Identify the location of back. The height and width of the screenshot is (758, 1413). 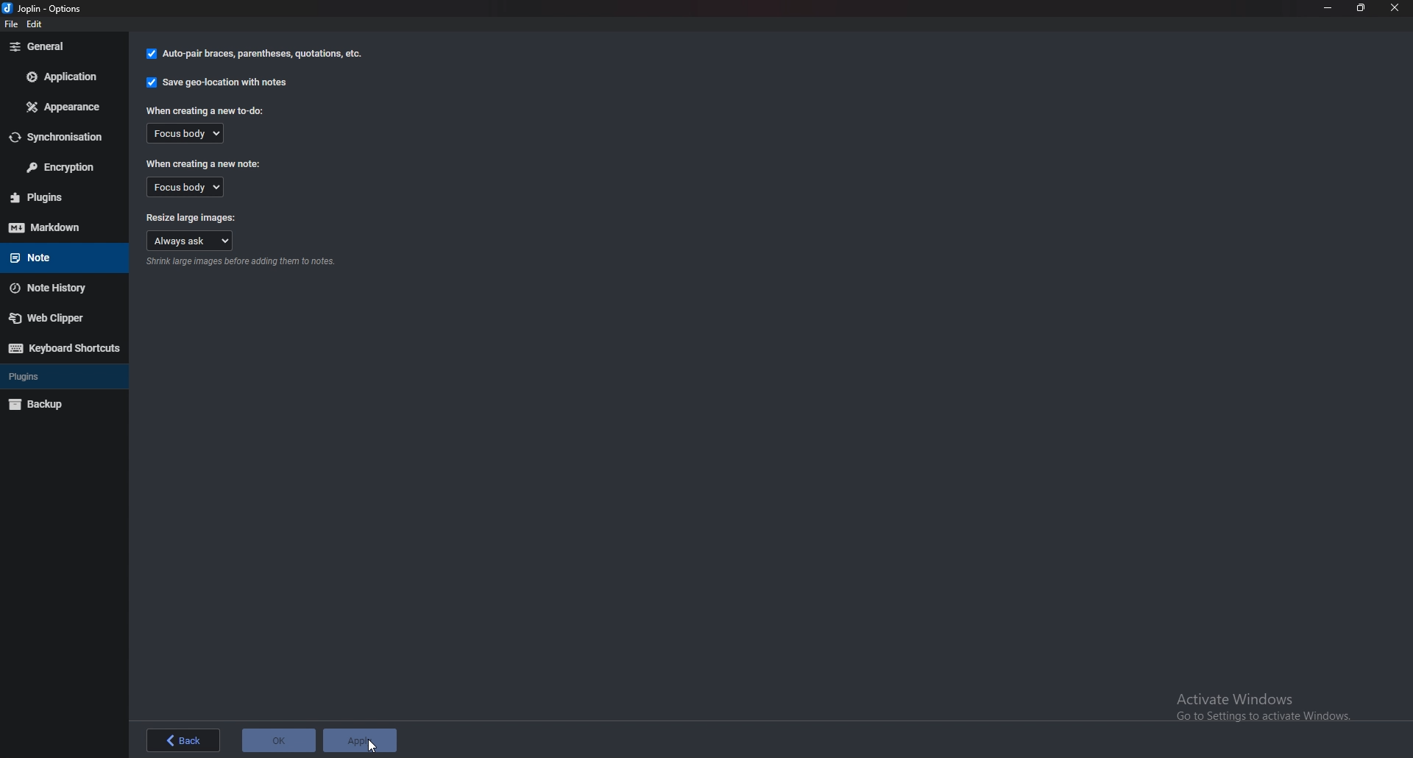
(184, 738).